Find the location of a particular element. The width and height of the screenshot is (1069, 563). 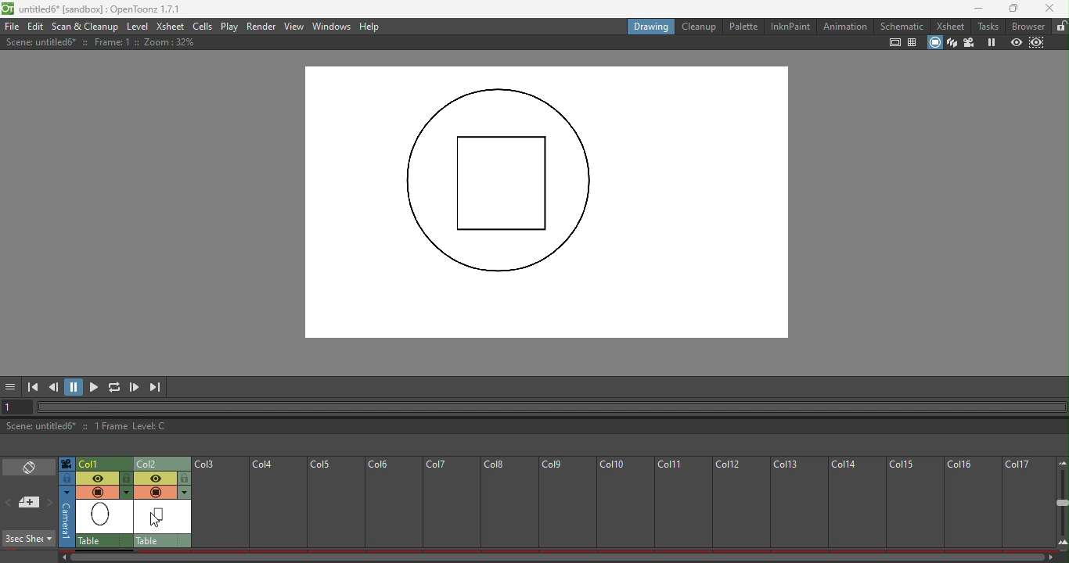

GUI show/hide is located at coordinates (13, 387).